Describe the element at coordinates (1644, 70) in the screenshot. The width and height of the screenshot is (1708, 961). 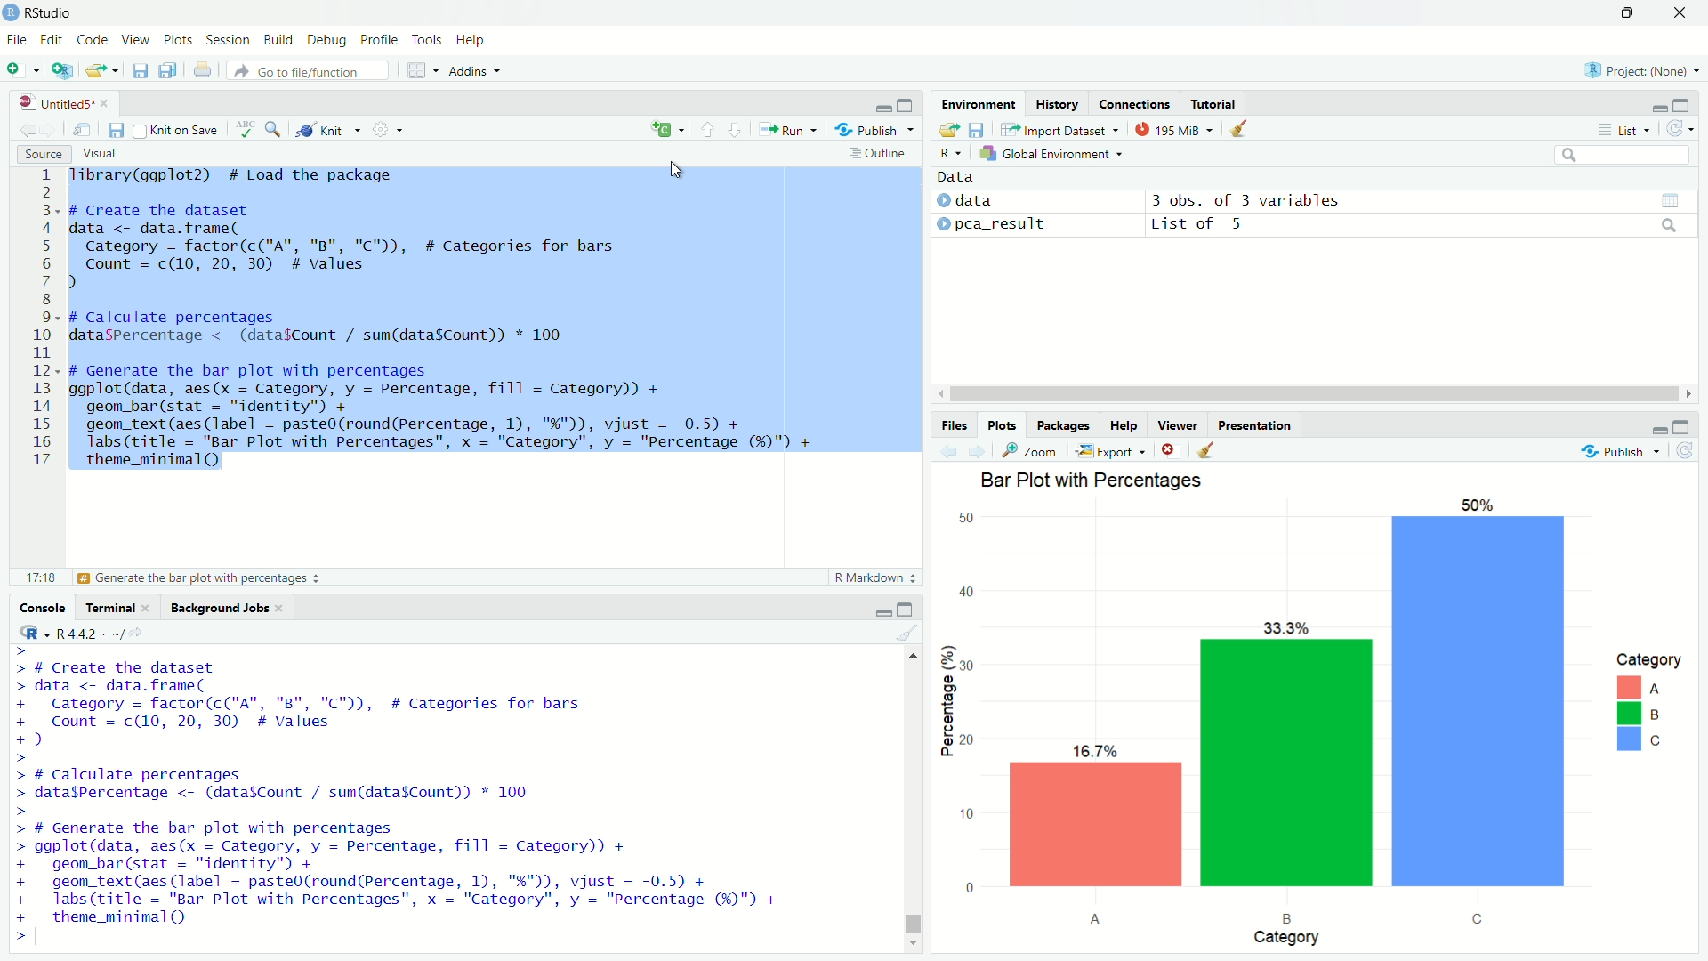
I see `selected project: None` at that location.